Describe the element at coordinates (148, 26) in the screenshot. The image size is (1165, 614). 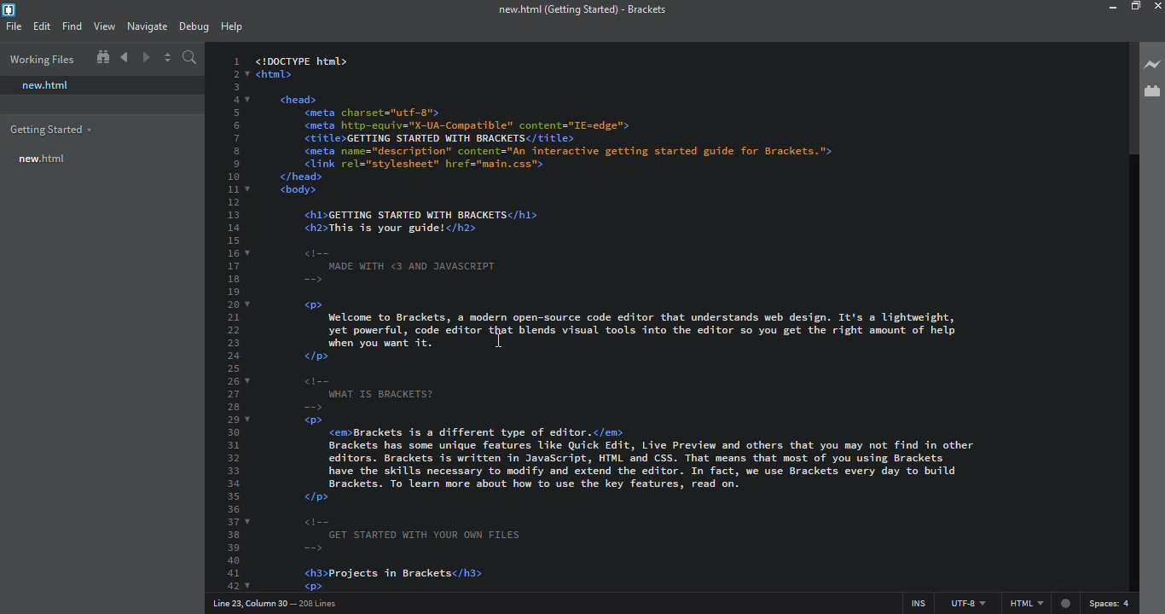
I see `navigate` at that location.